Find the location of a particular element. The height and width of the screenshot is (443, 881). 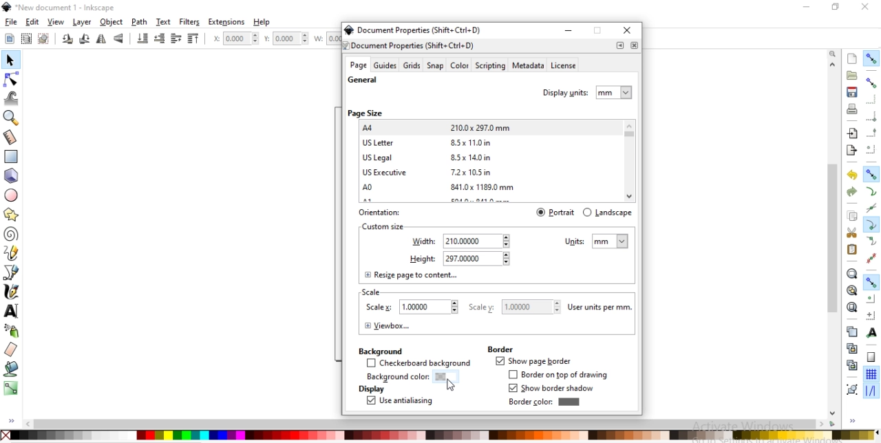

bordercolor is located at coordinates (544, 402).